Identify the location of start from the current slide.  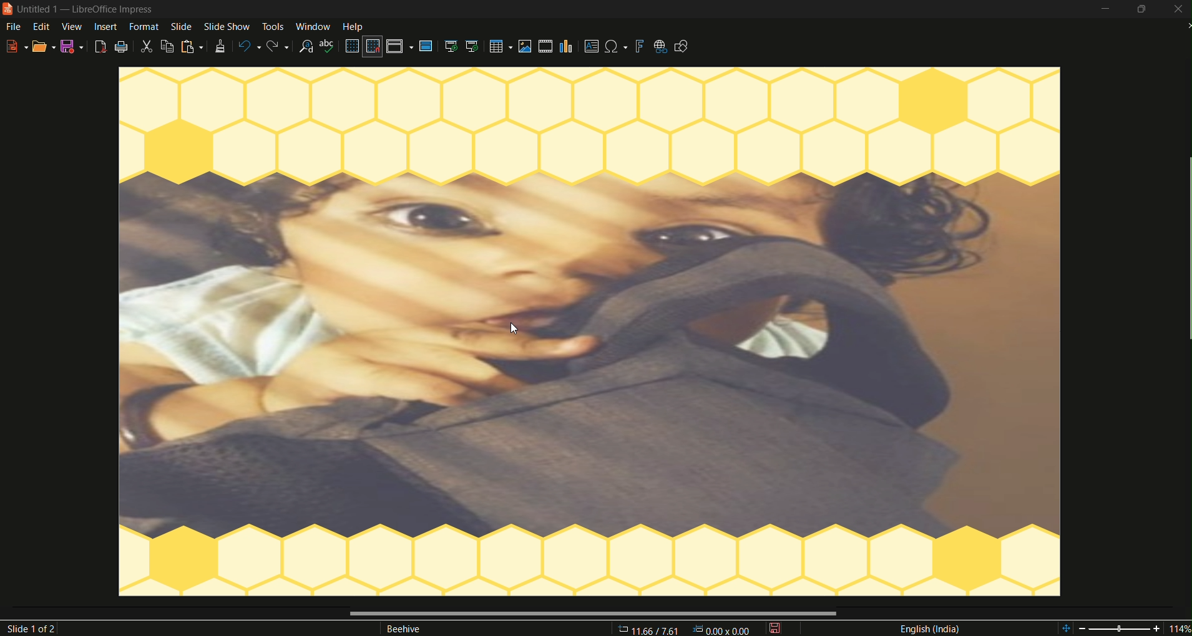
(474, 47).